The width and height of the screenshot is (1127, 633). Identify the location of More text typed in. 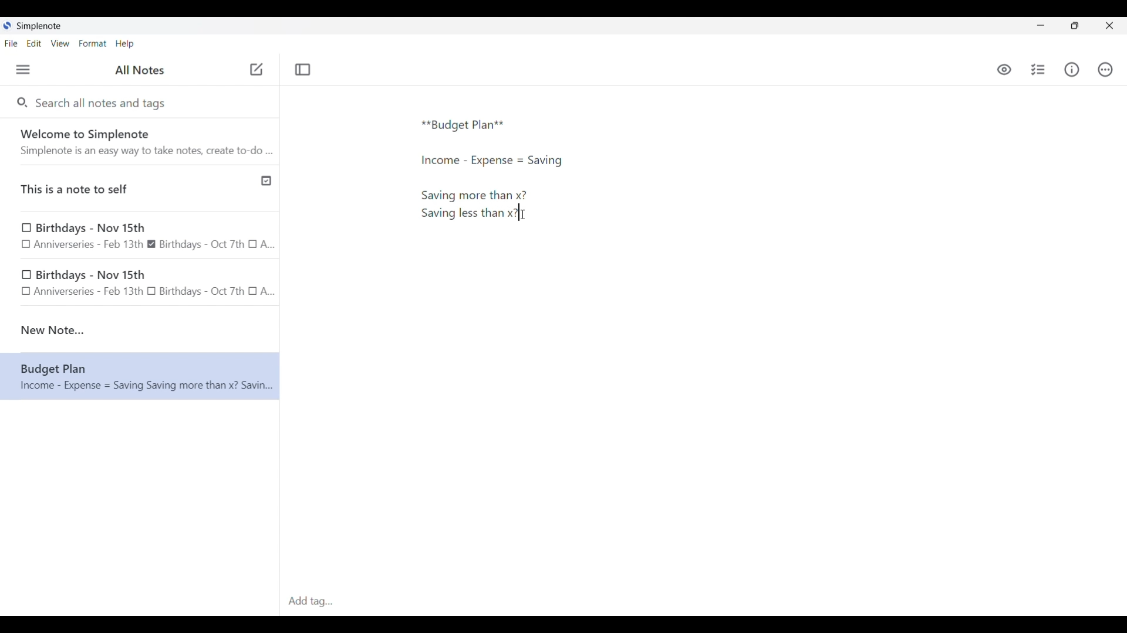
(473, 195).